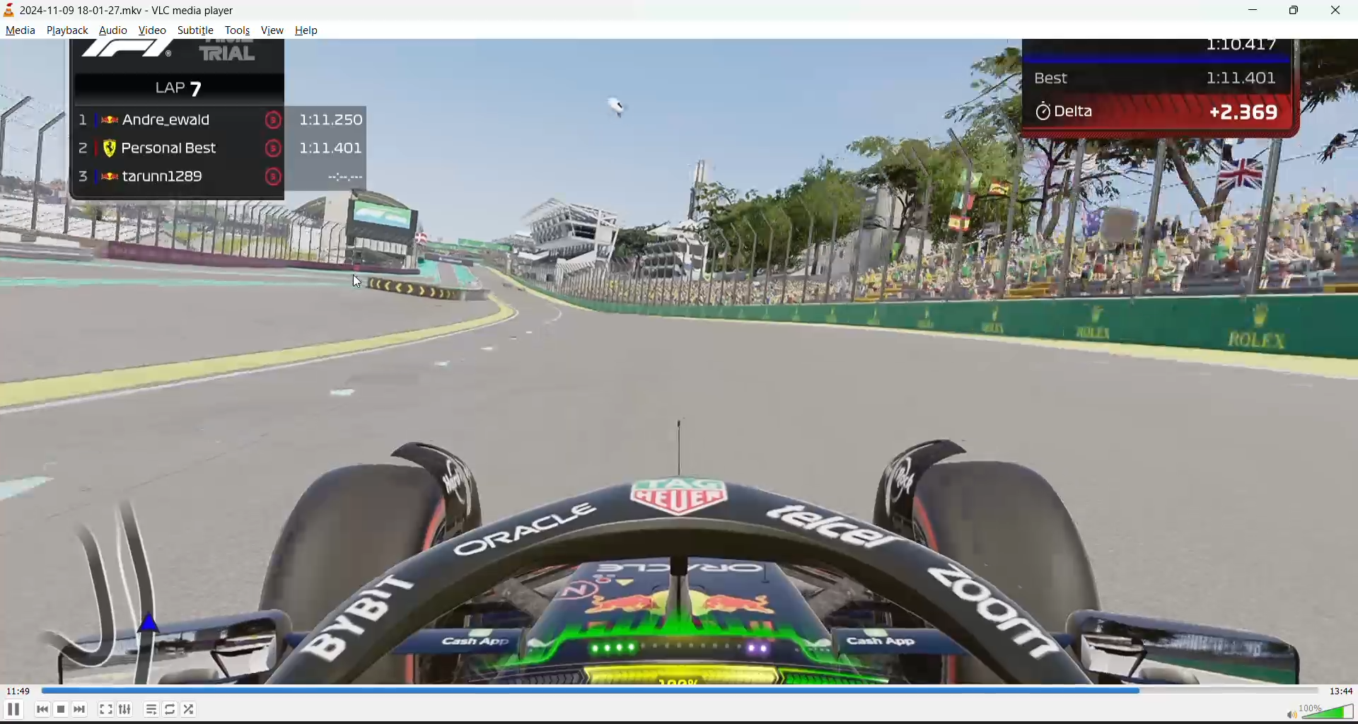 The height and width of the screenshot is (724, 1358). Describe the element at coordinates (107, 706) in the screenshot. I see `fullscreen` at that location.